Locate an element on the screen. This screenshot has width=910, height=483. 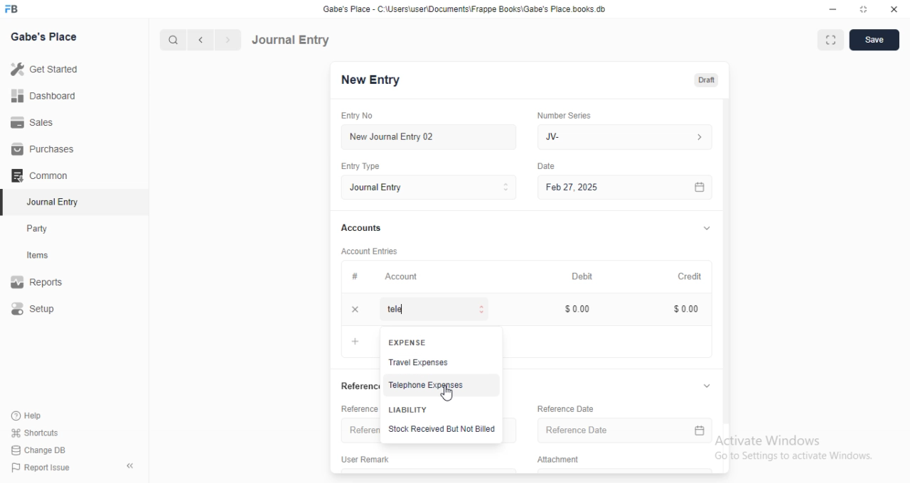
References is located at coordinates (355, 386).